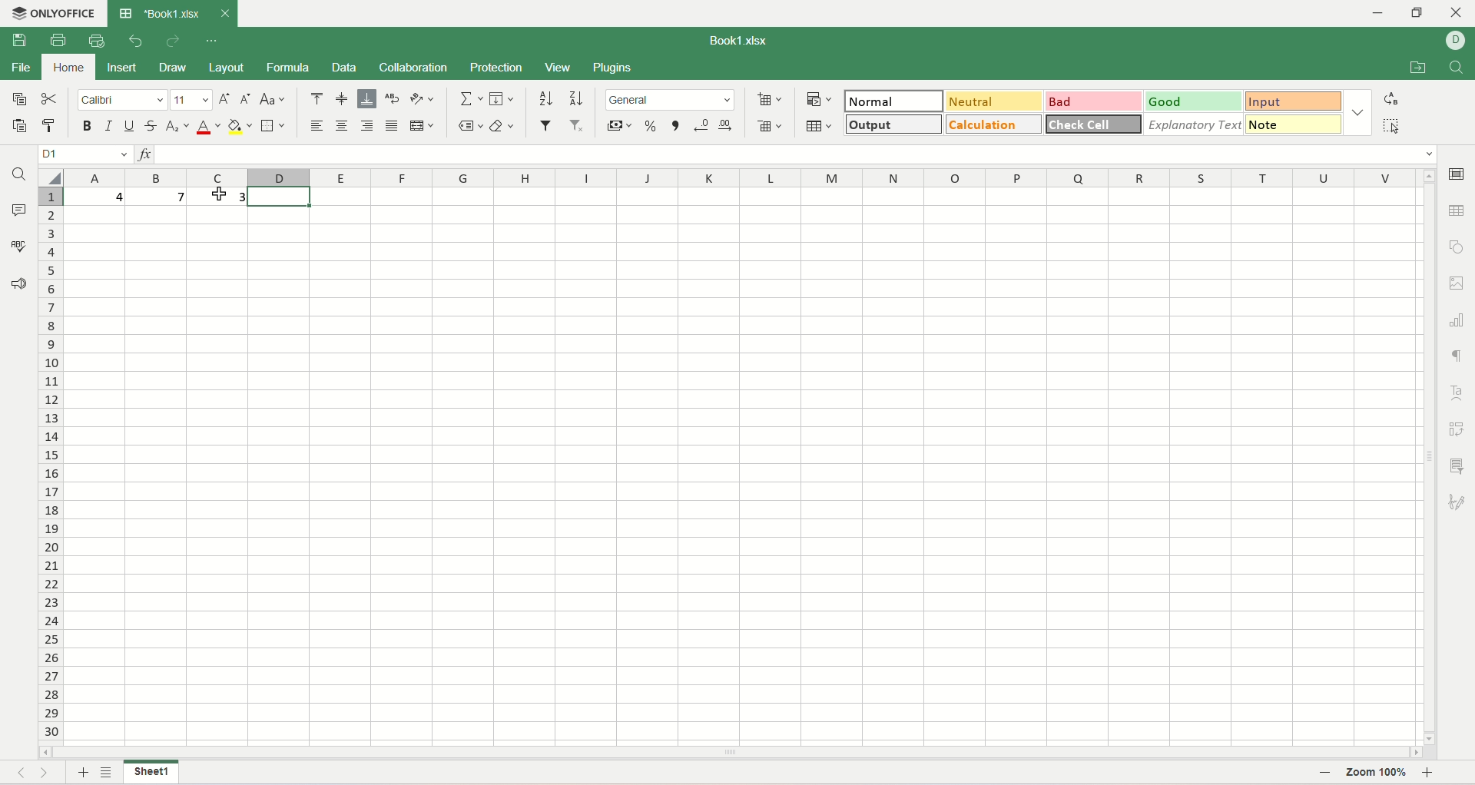  I want to click on application icon, so click(14, 12).